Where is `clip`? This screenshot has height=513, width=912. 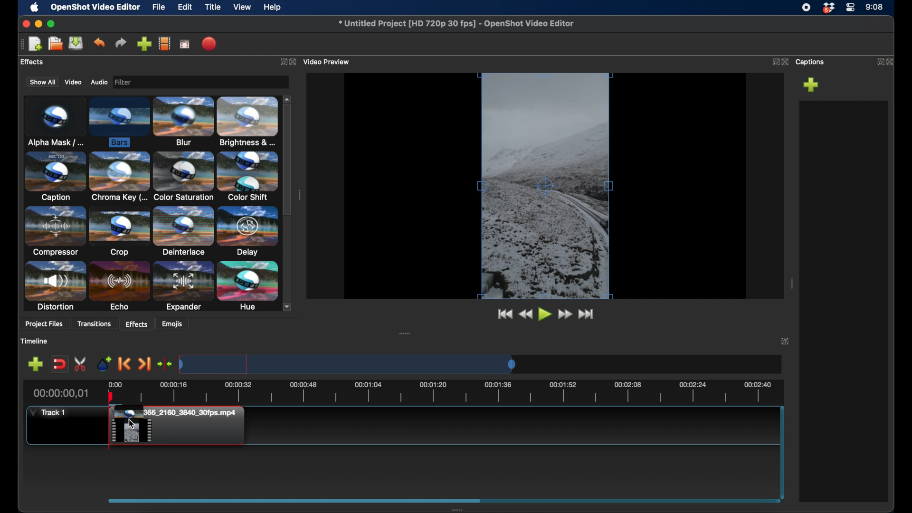
clip is located at coordinates (180, 427).